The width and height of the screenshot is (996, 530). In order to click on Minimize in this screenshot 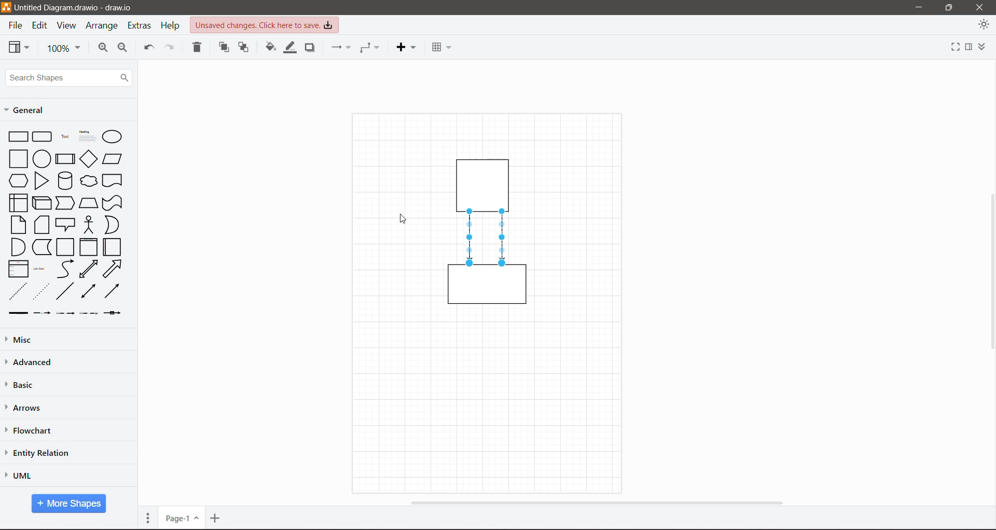, I will do `click(916, 8)`.